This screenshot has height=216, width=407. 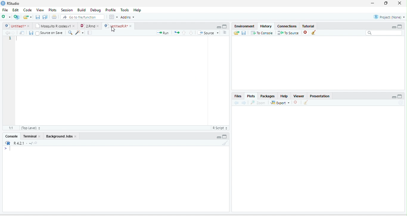 What do you see at coordinates (38, 17) in the screenshot?
I see `Save current document` at bounding box center [38, 17].